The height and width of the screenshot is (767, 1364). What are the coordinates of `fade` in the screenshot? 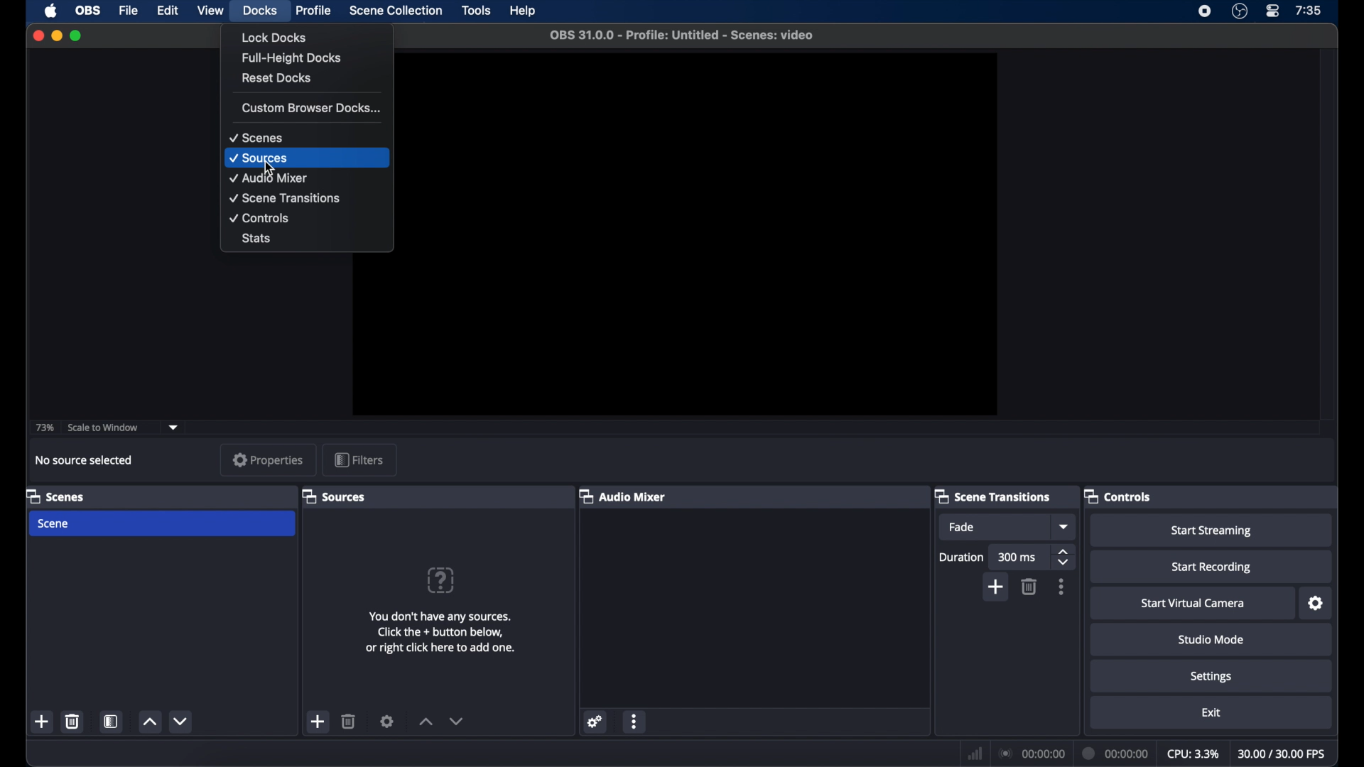 It's located at (994, 527).